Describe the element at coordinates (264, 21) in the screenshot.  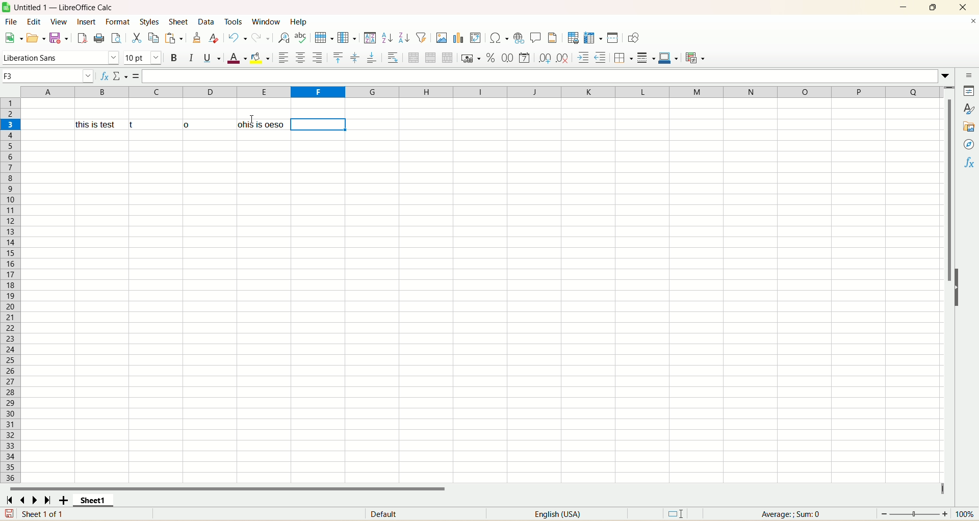
I see `window` at that location.